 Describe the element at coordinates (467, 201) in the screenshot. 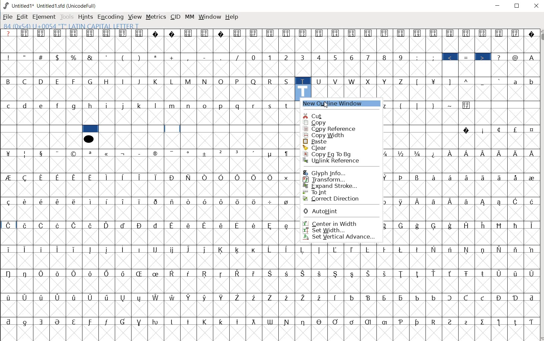

I see `Symbol` at that location.